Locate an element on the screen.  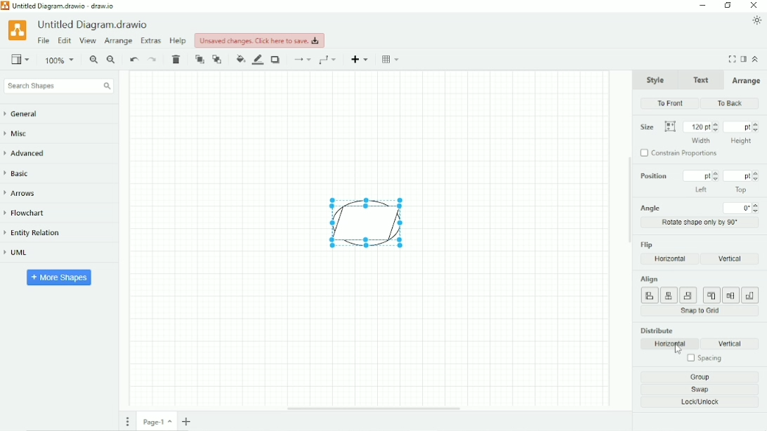
To back is located at coordinates (728, 103).